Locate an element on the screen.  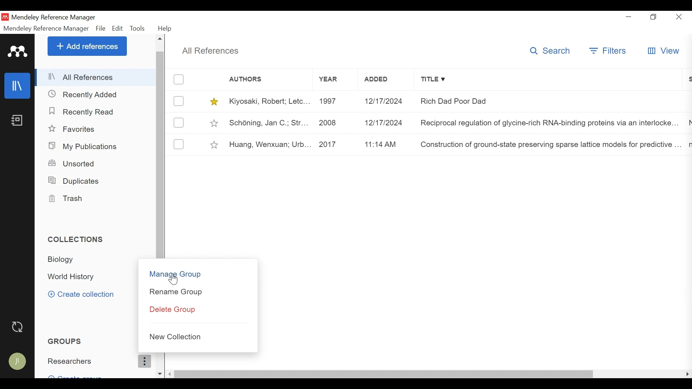
Library is located at coordinates (18, 86).